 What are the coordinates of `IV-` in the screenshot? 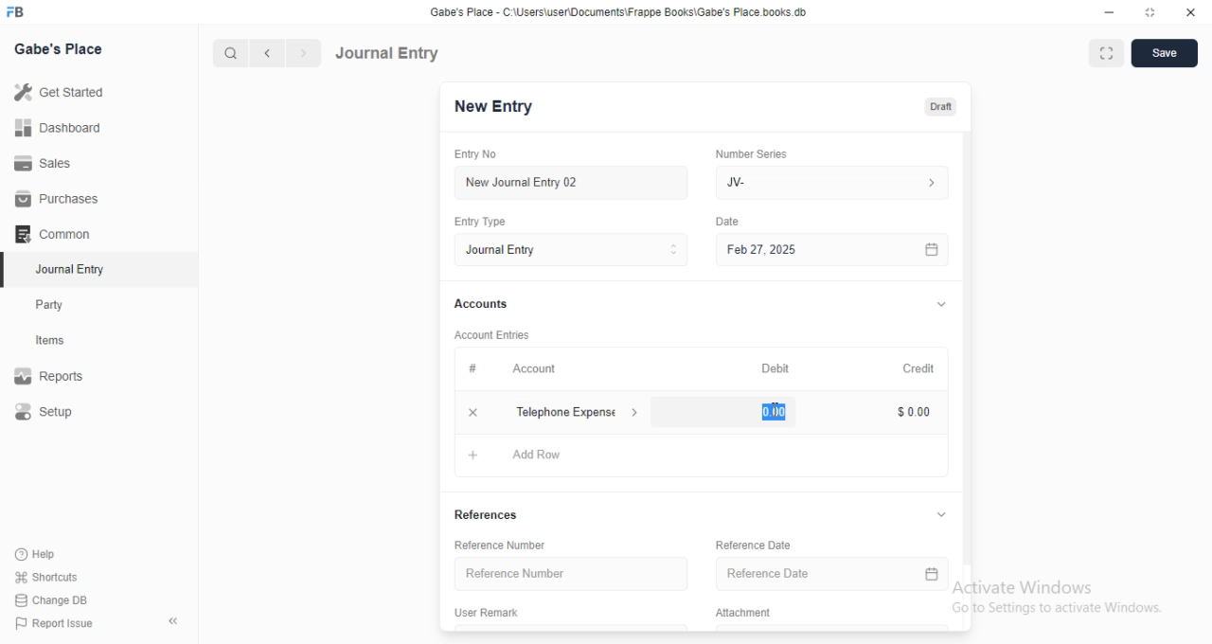 It's located at (830, 182).